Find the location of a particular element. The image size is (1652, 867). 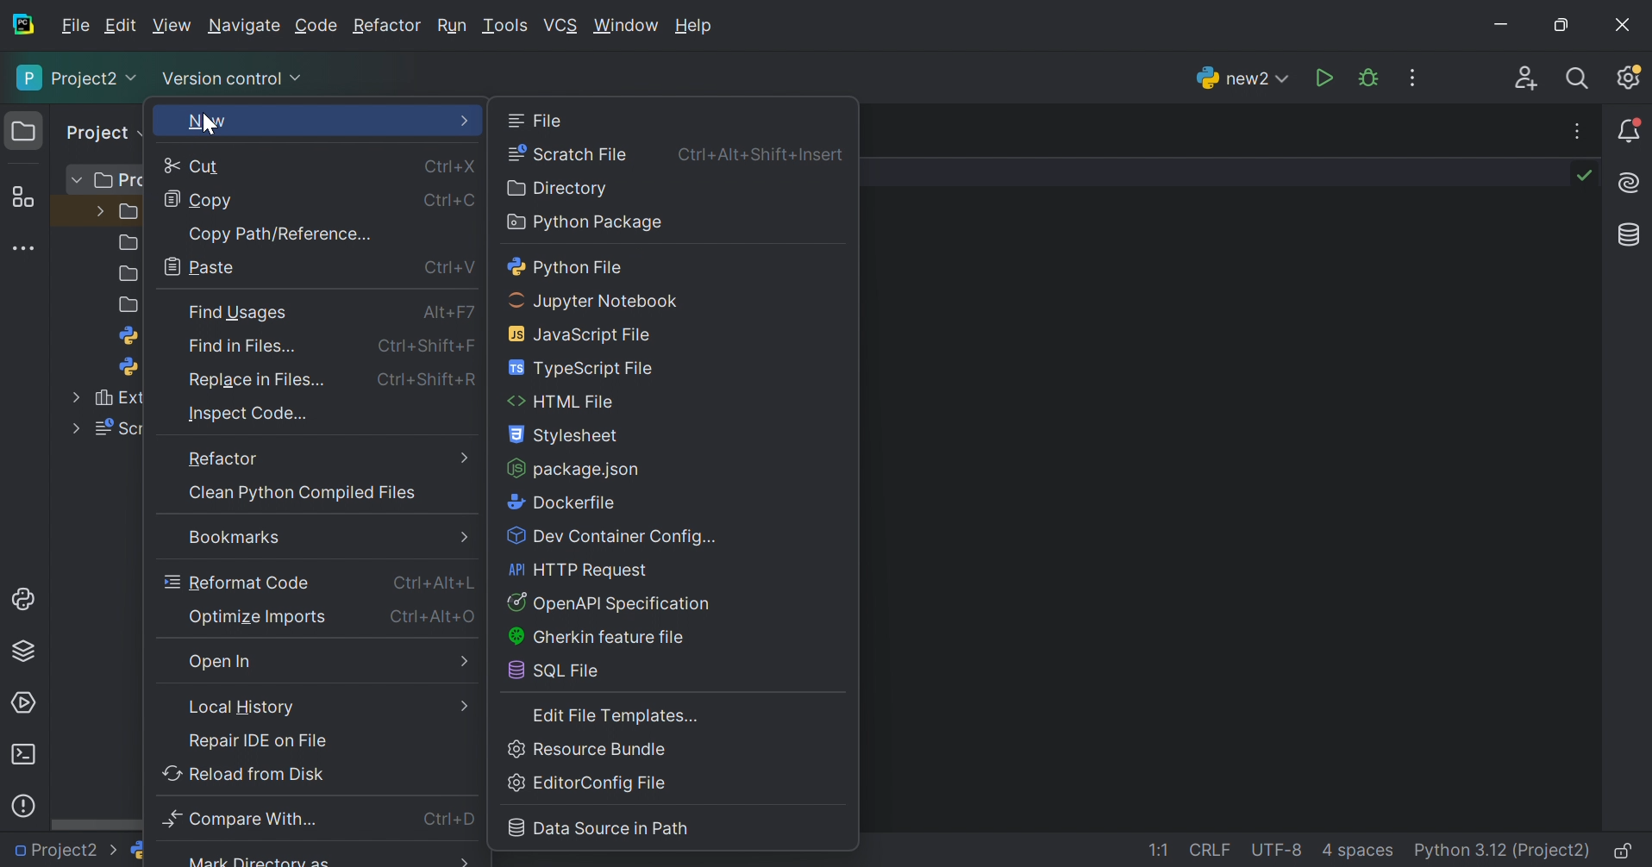

HTML file is located at coordinates (562, 403).